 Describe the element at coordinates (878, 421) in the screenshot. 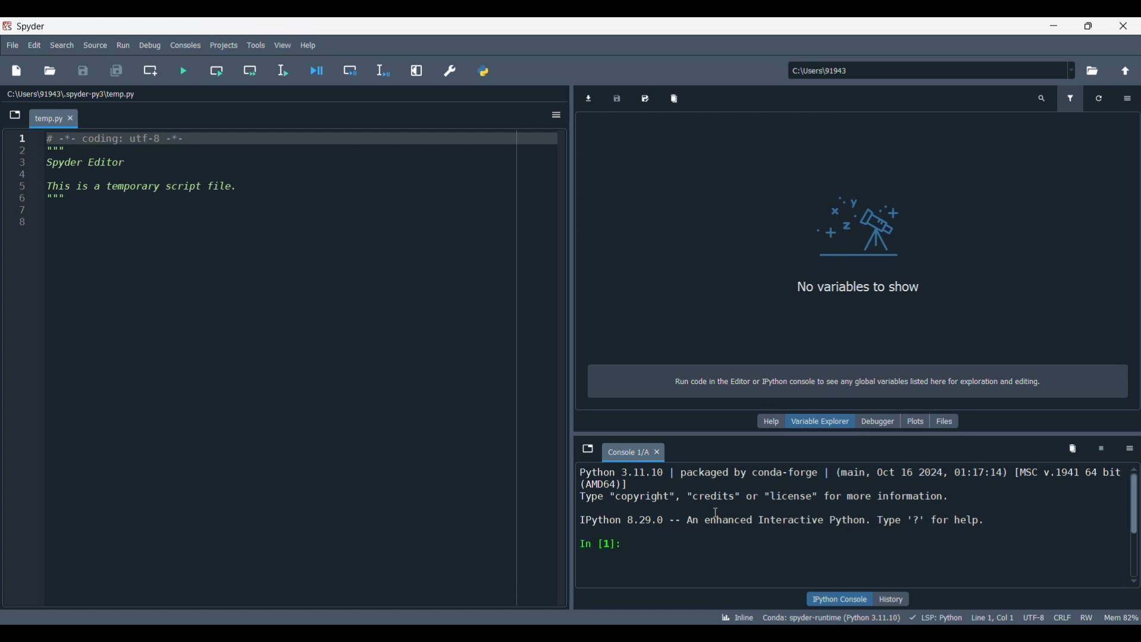

I see `Debugger` at that location.